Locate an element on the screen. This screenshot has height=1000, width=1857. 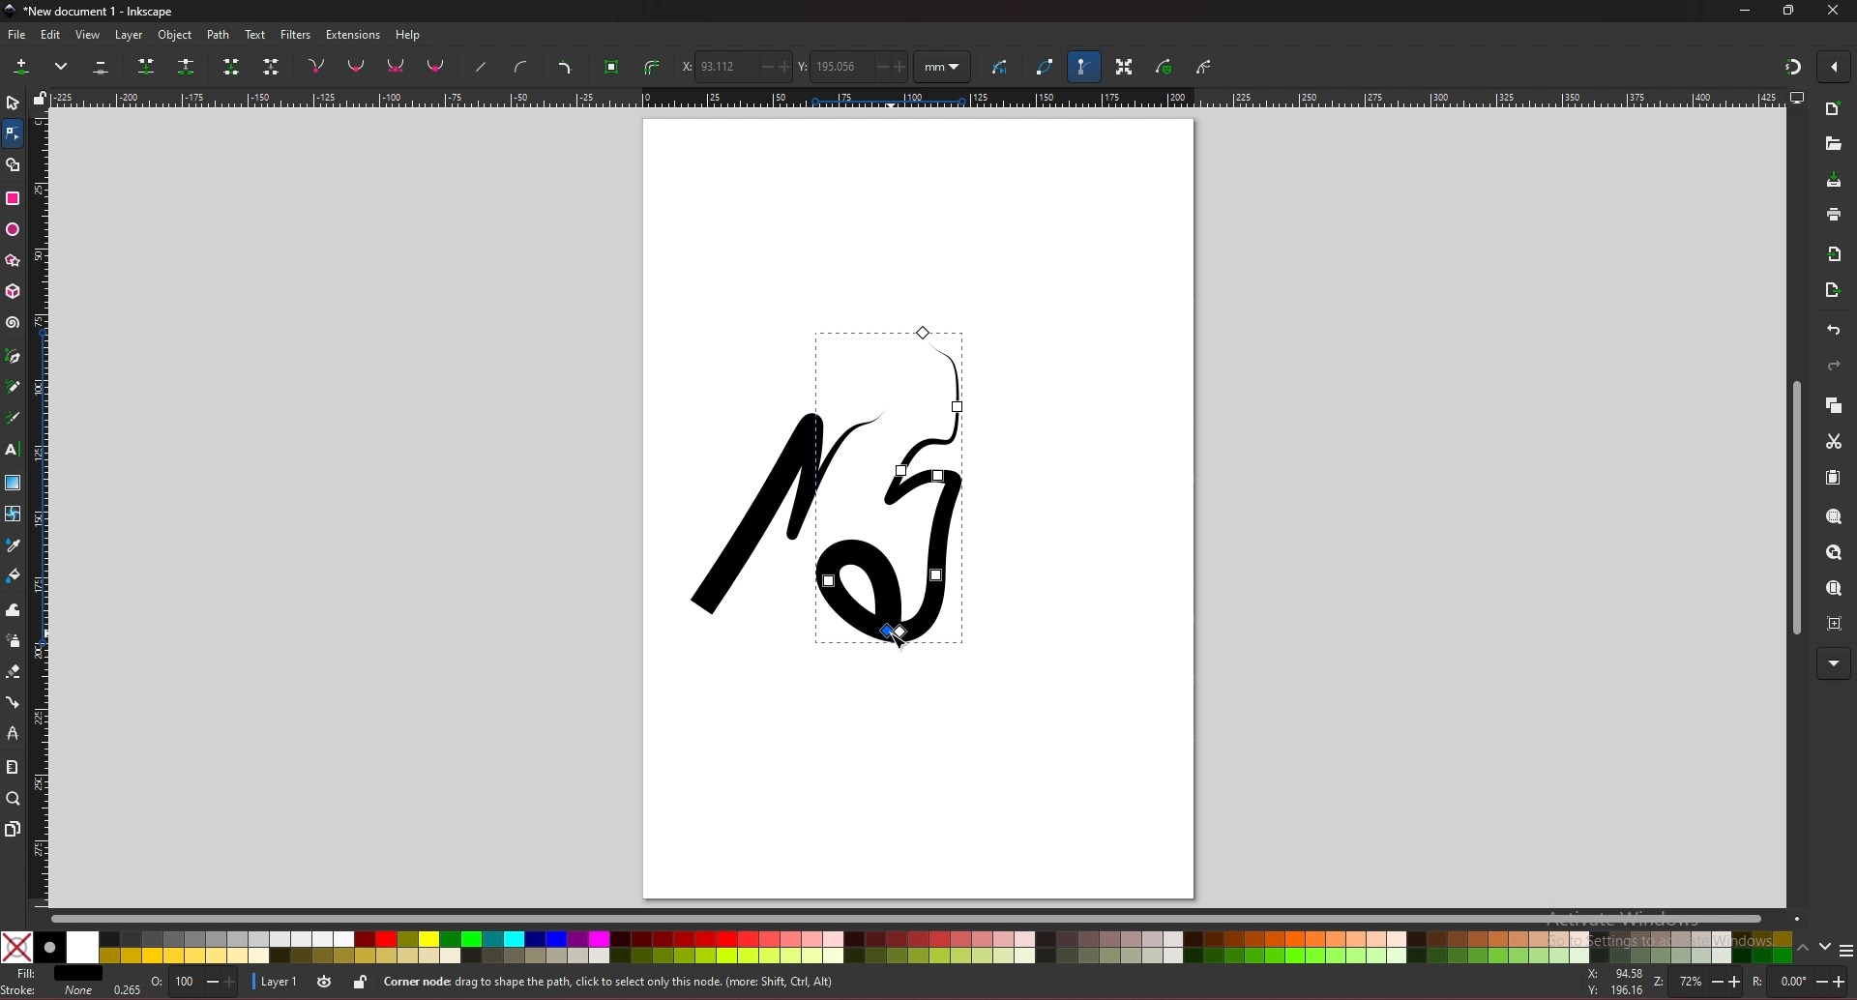
curve handle is located at coordinates (522, 66).